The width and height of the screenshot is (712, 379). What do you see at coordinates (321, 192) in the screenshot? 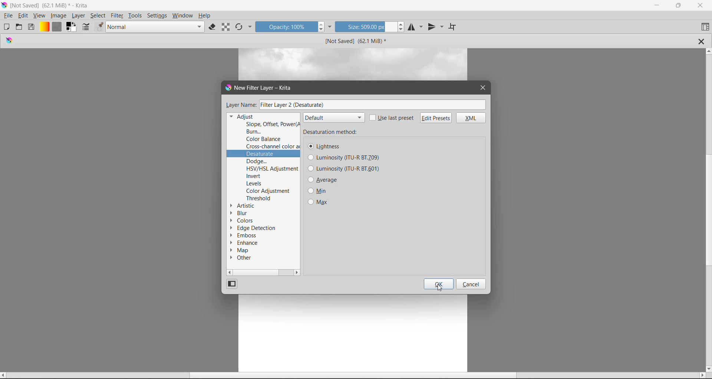
I see `Min` at bounding box center [321, 192].